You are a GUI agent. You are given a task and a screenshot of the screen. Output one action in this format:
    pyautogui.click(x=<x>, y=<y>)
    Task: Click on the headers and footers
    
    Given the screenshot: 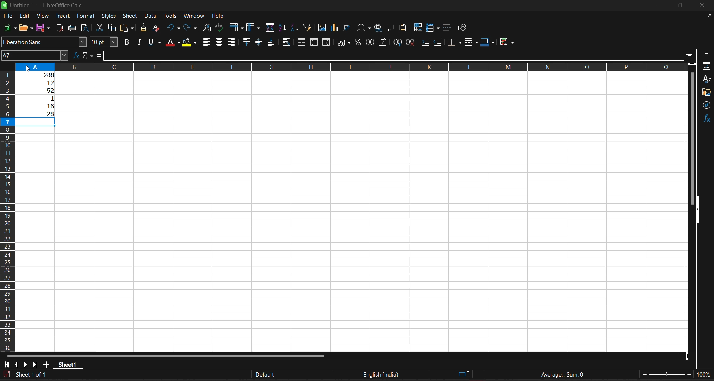 What is the action you would take?
    pyautogui.click(x=403, y=28)
    